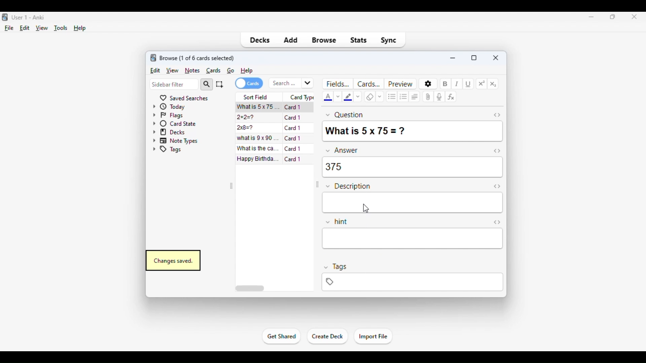  Describe the element at coordinates (258, 159) in the screenshot. I see `happy birthday song!!!.mp3` at that location.